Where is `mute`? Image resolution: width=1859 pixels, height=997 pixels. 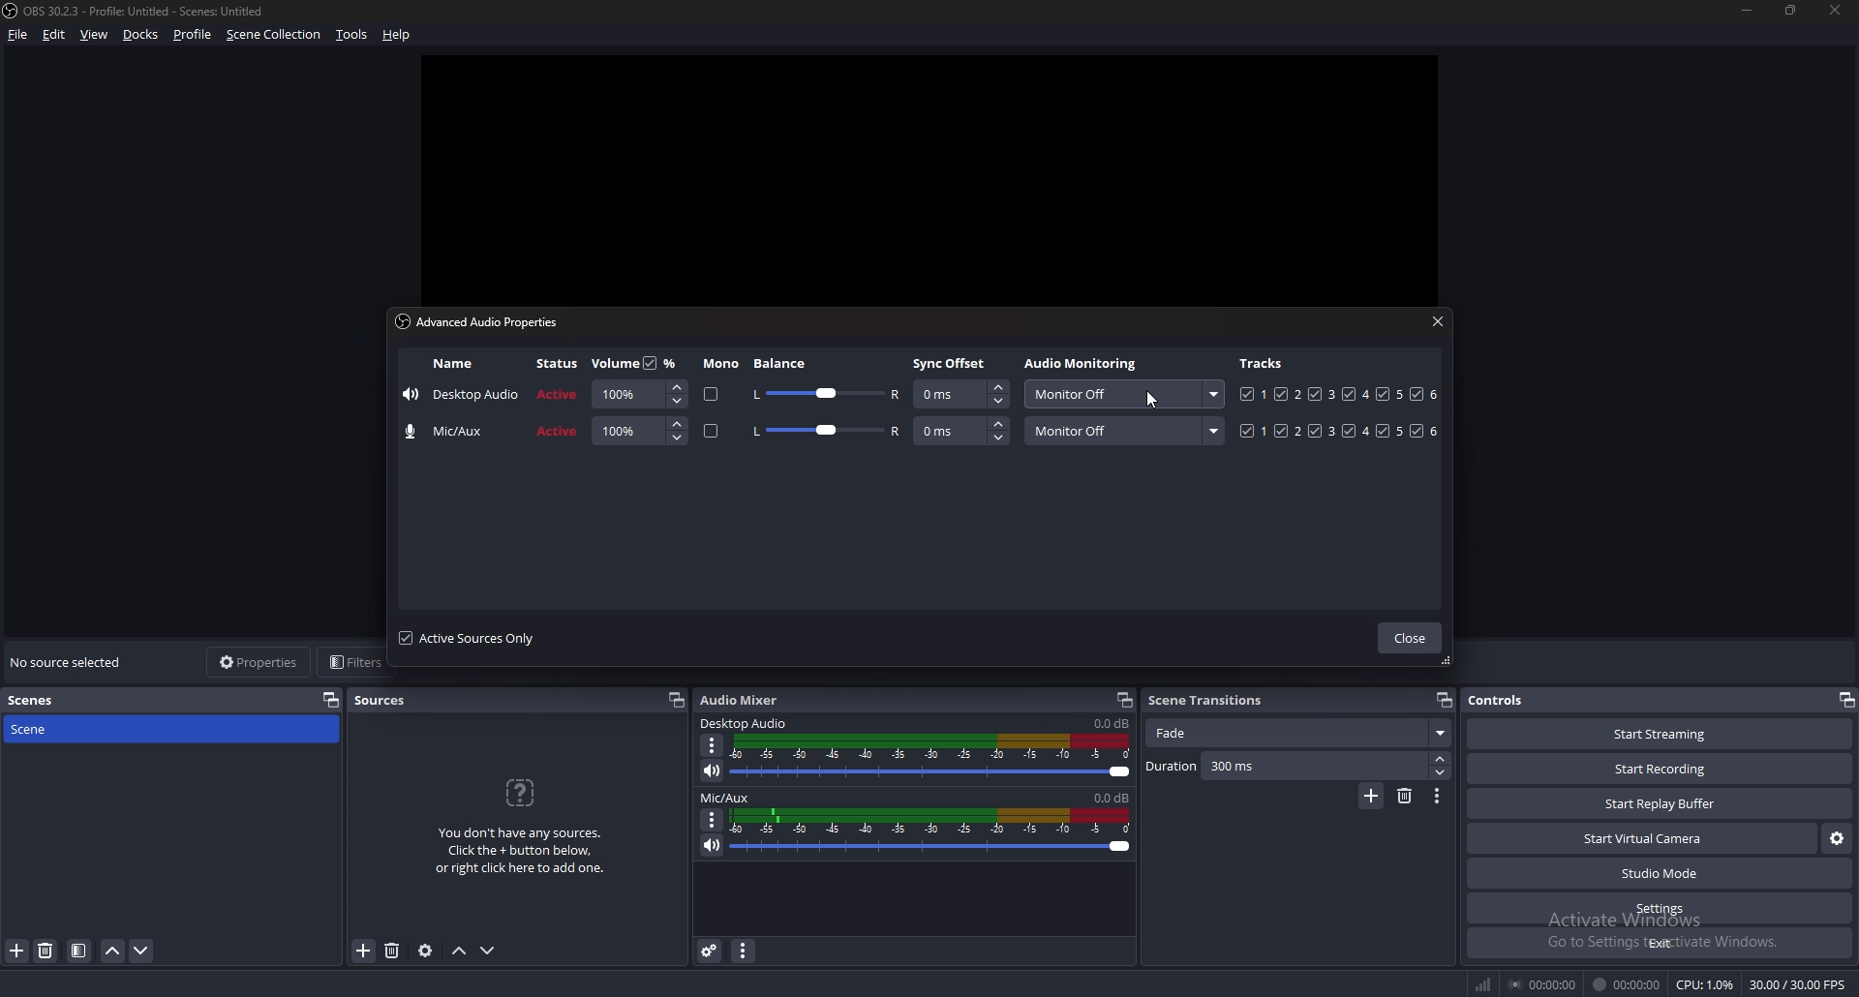 mute is located at coordinates (713, 772).